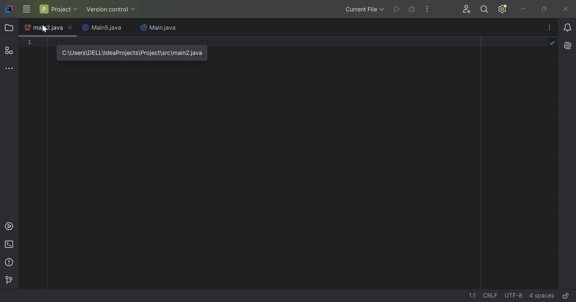 Image resolution: width=576 pixels, height=302 pixels. Describe the element at coordinates (567, 295) in the screenshot. I see `Make file read-only` at that location.